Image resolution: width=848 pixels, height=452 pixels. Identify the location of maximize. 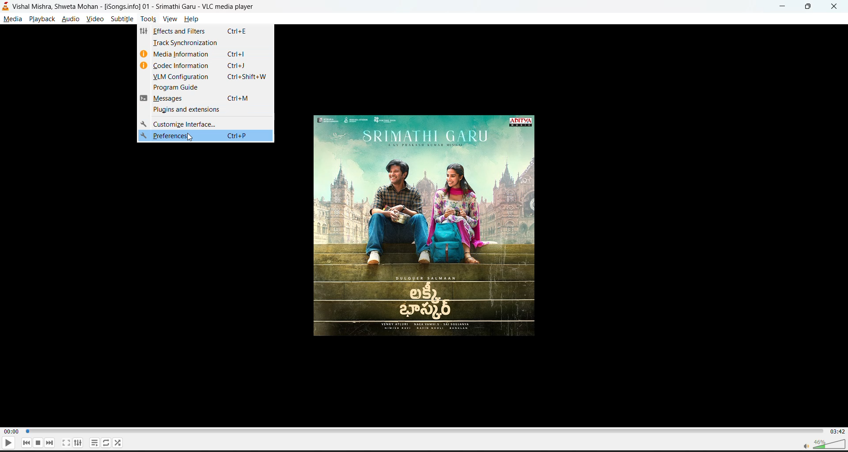
(810, 7).